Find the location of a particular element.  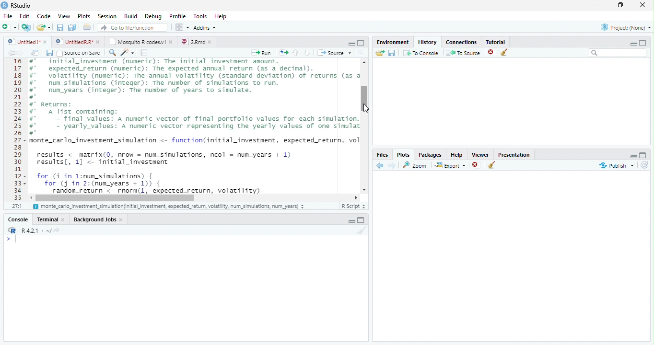

Hide is located at coordinates (351, 221).